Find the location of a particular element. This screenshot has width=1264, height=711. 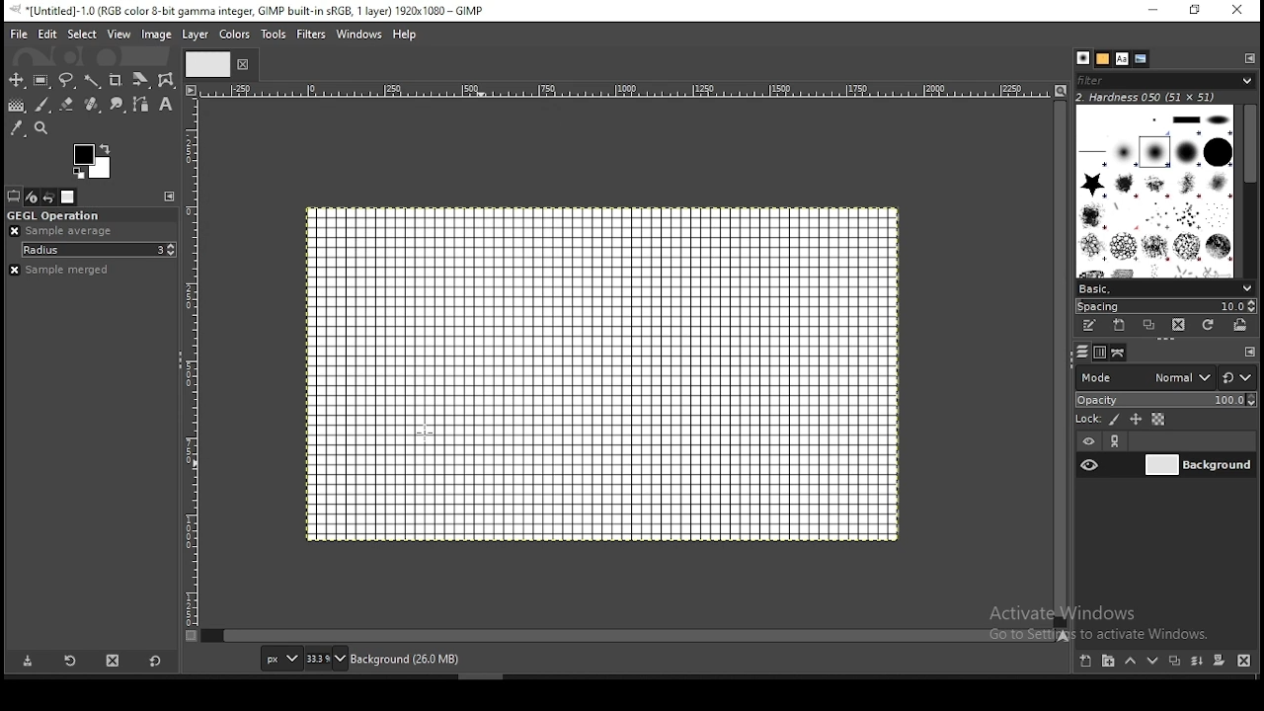

crop tool is located at coordinates (138, 81).